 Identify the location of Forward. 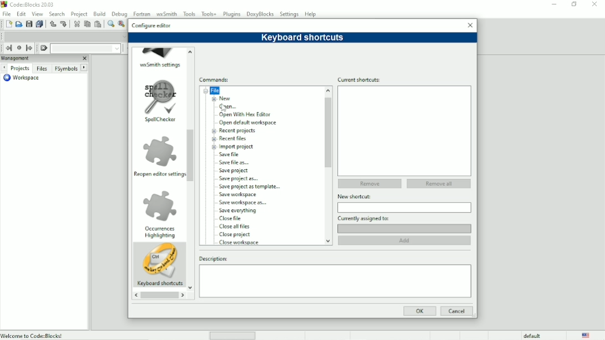
(184, 296).